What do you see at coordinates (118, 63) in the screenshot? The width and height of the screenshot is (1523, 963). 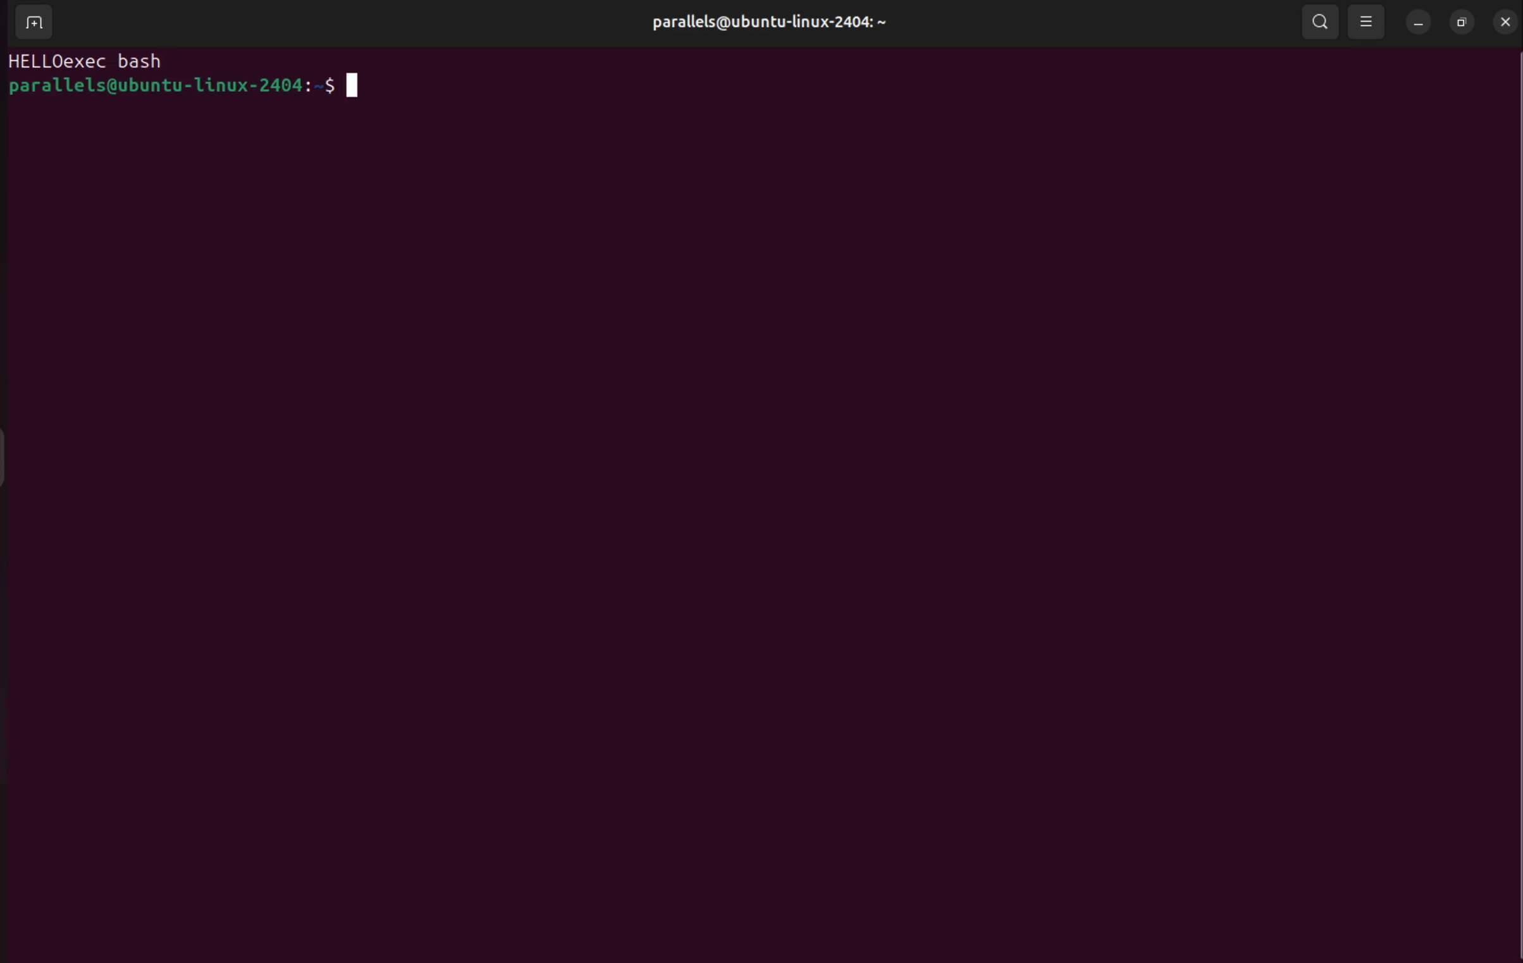 I see `exec bash` at bounding box center [118, 63].